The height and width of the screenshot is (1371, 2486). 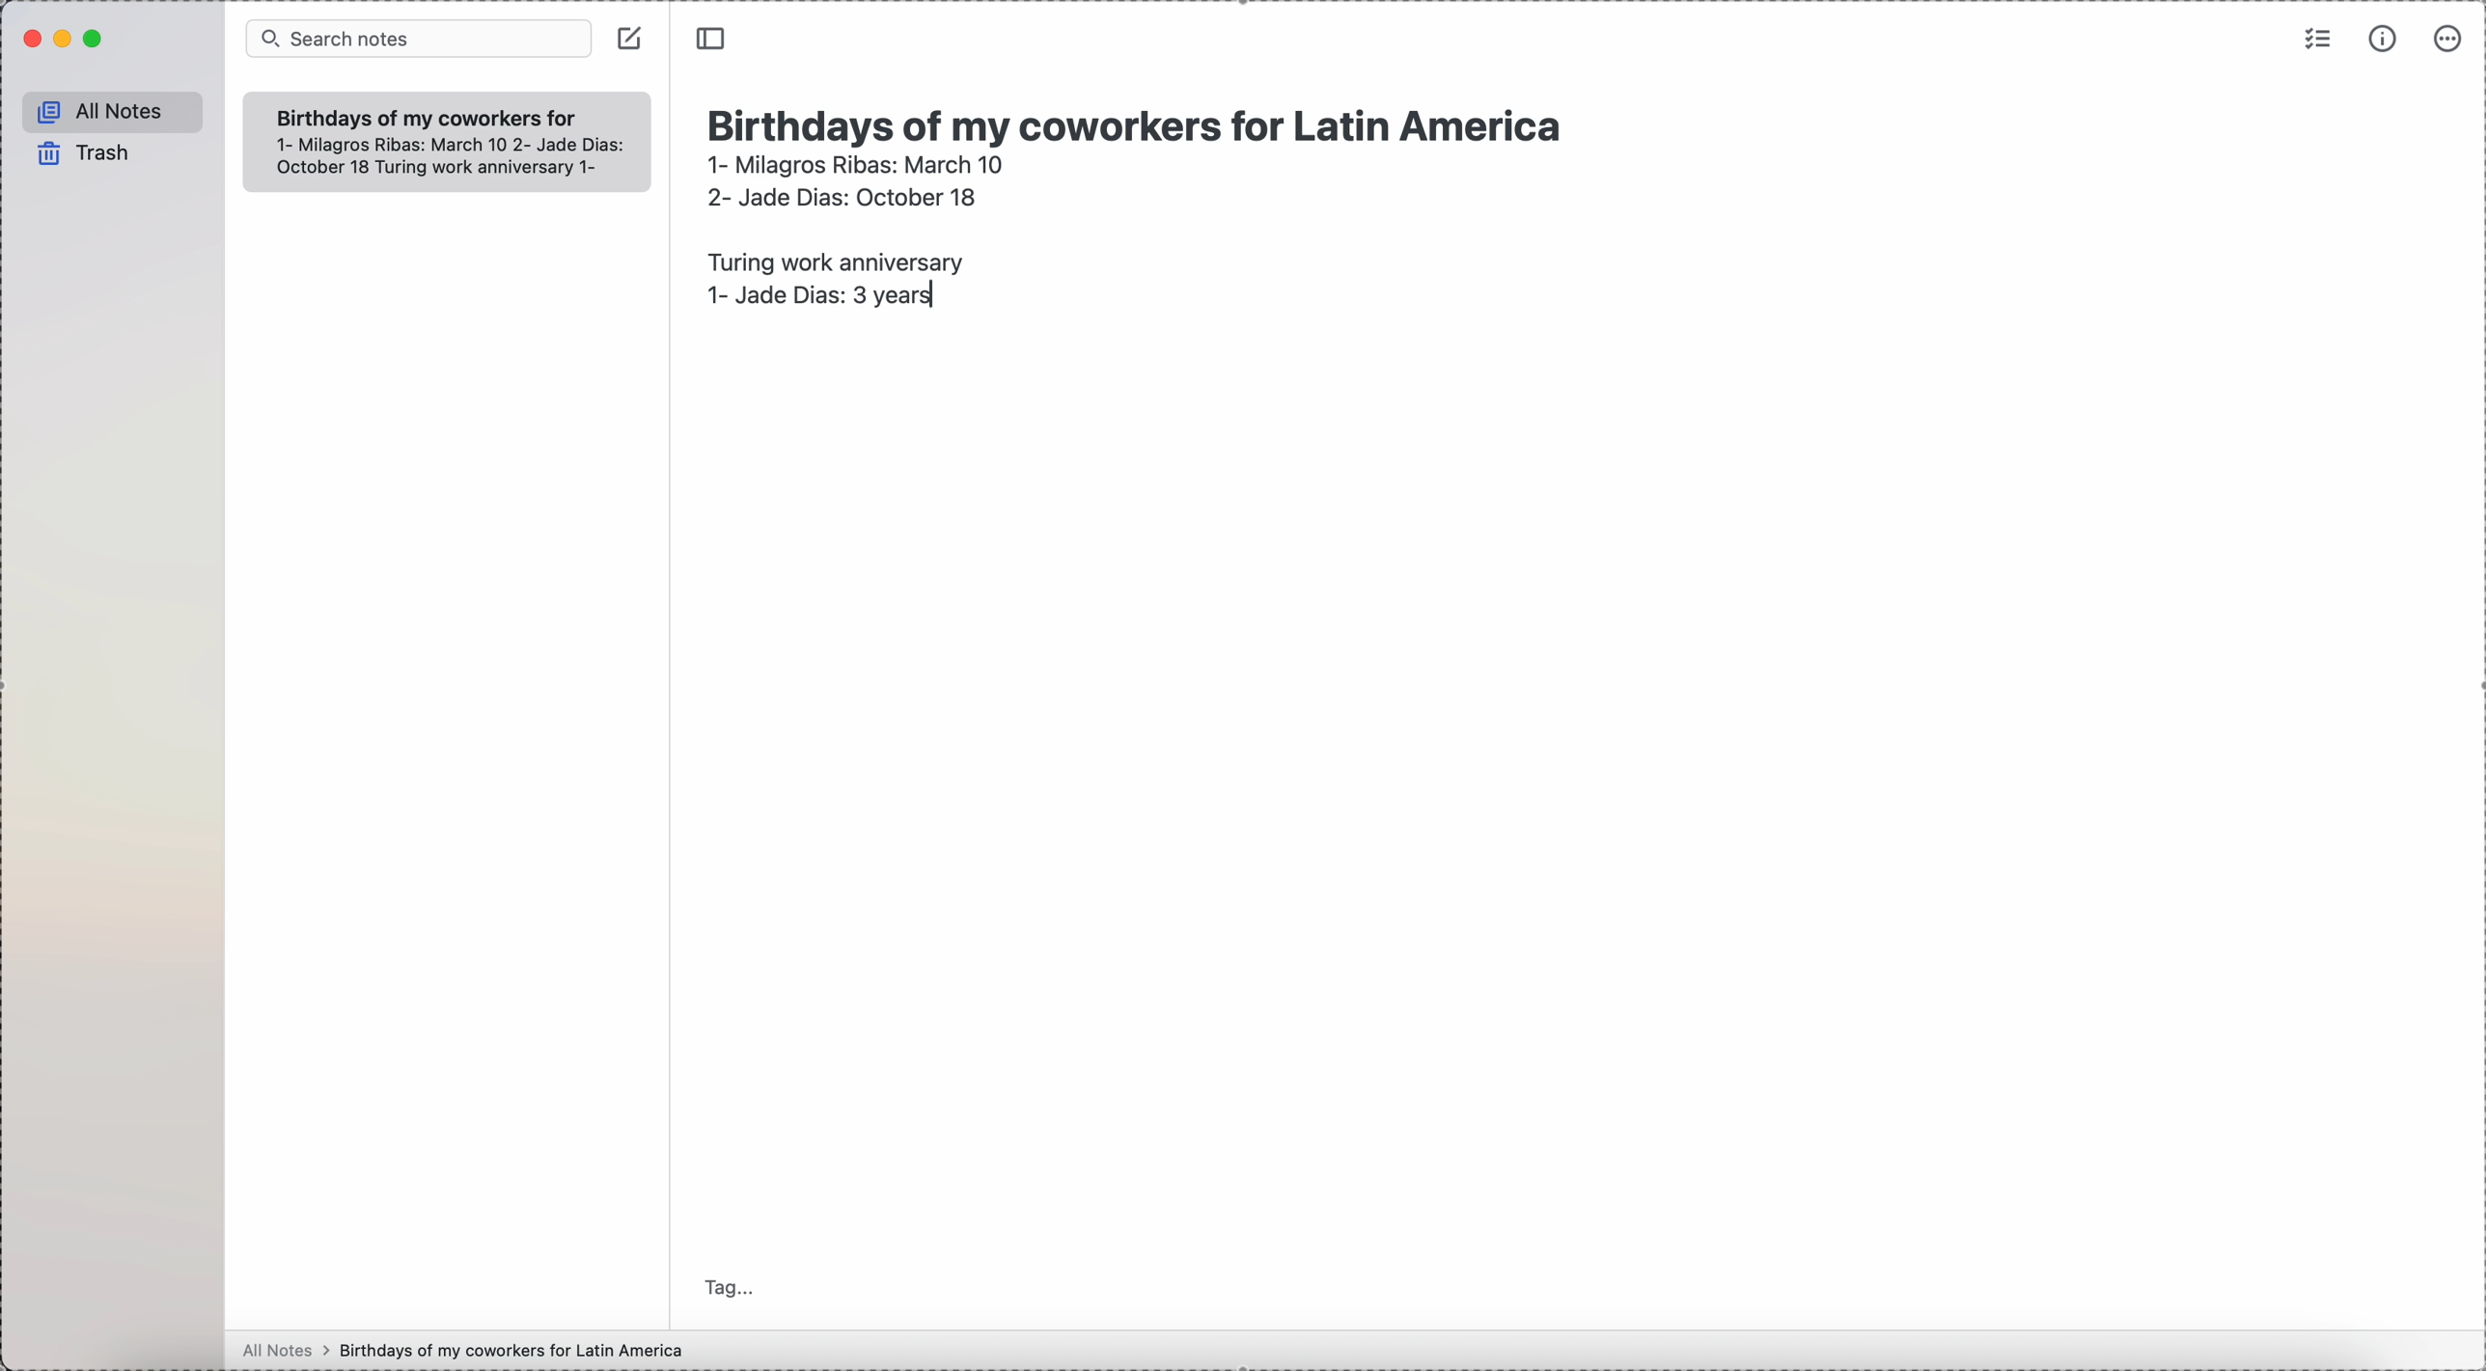 I want to click on close Simplenote, so click(x=30, y=39).